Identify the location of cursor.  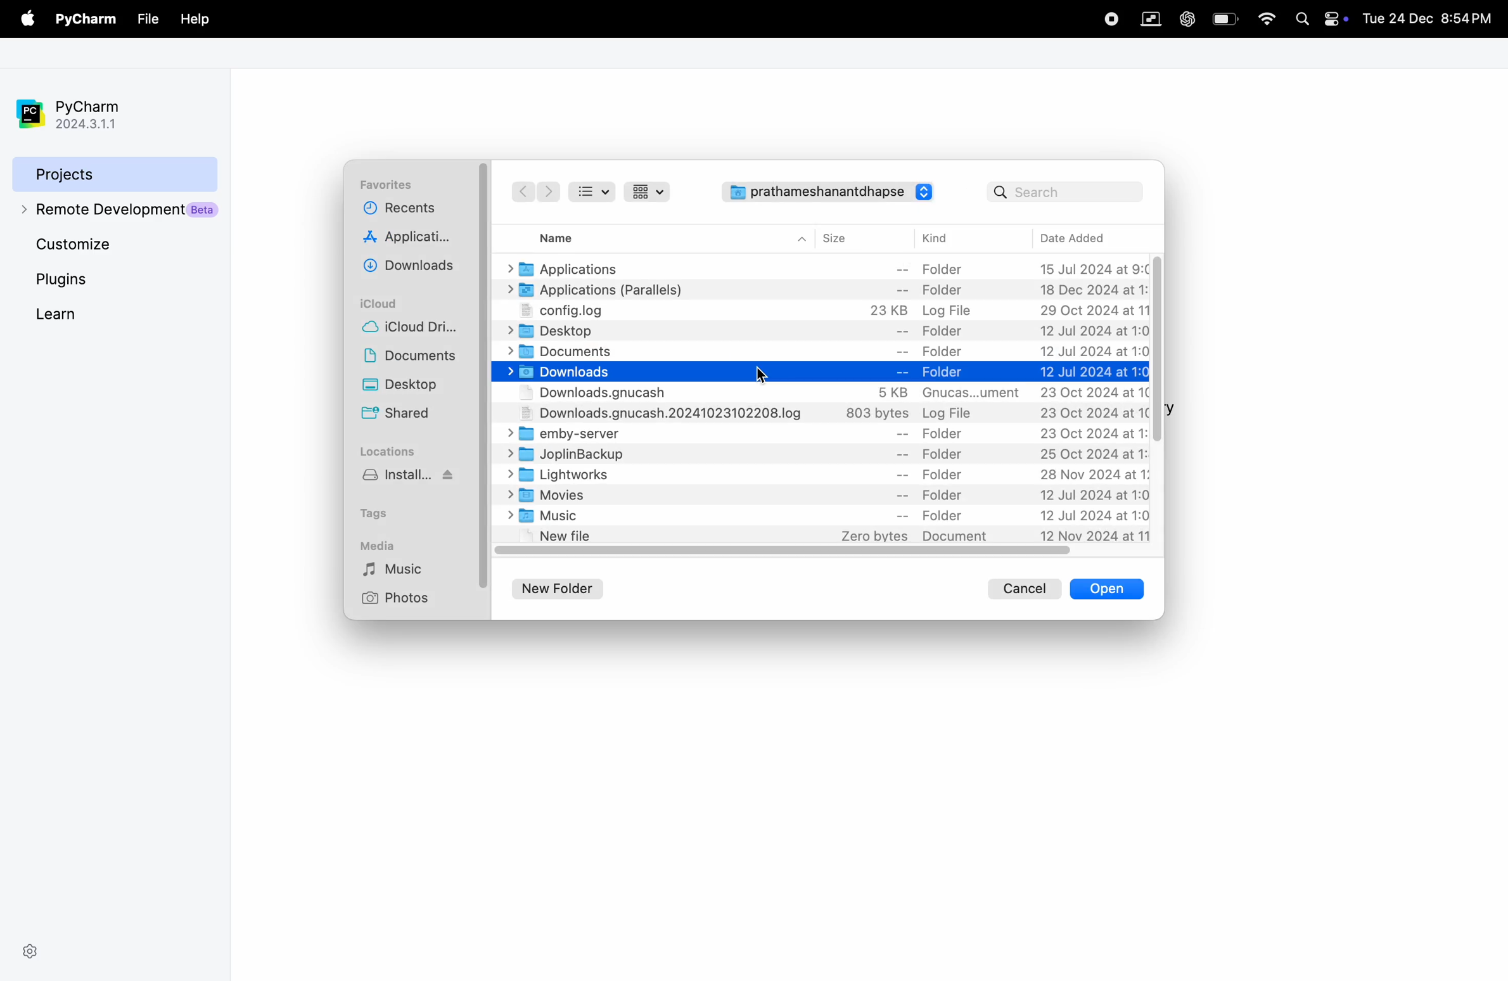
(763, 370).